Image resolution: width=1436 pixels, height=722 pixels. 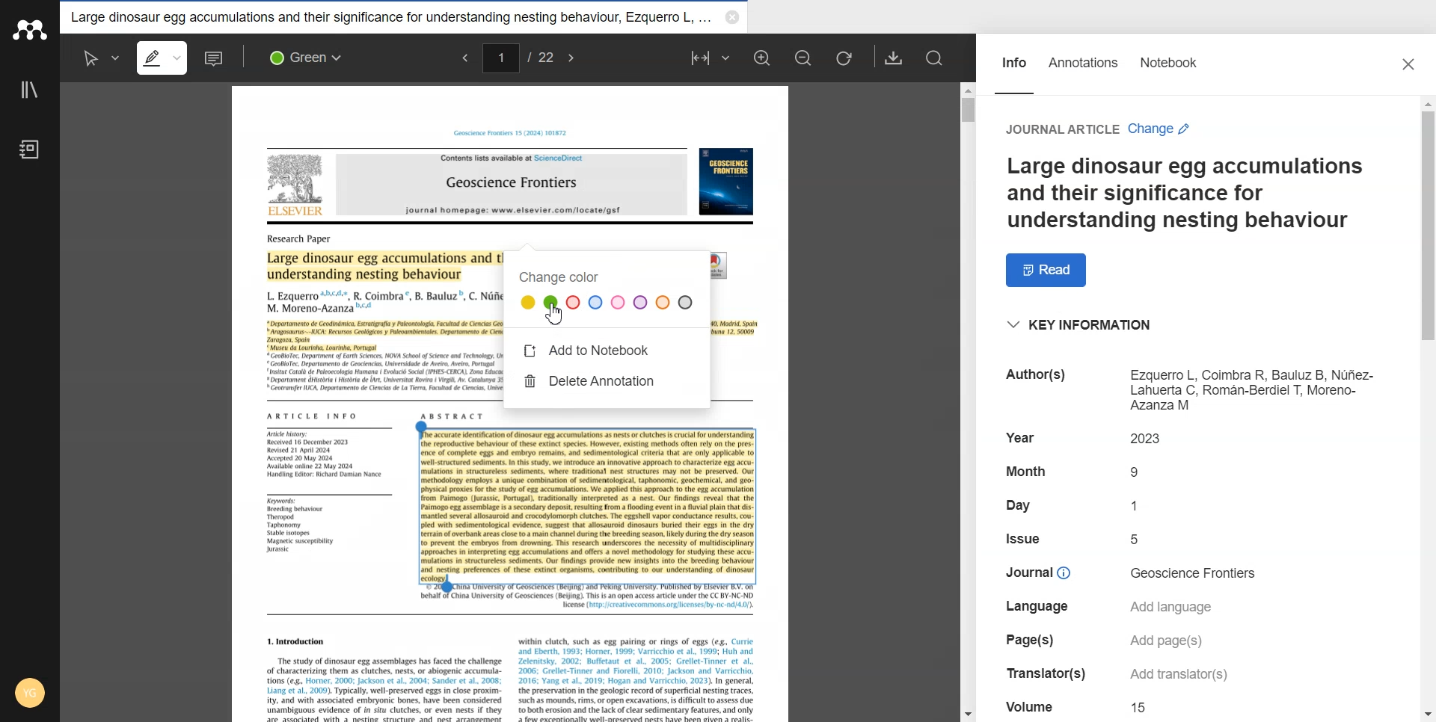 I want to click on Highlight text, so click(x=162, y=58).